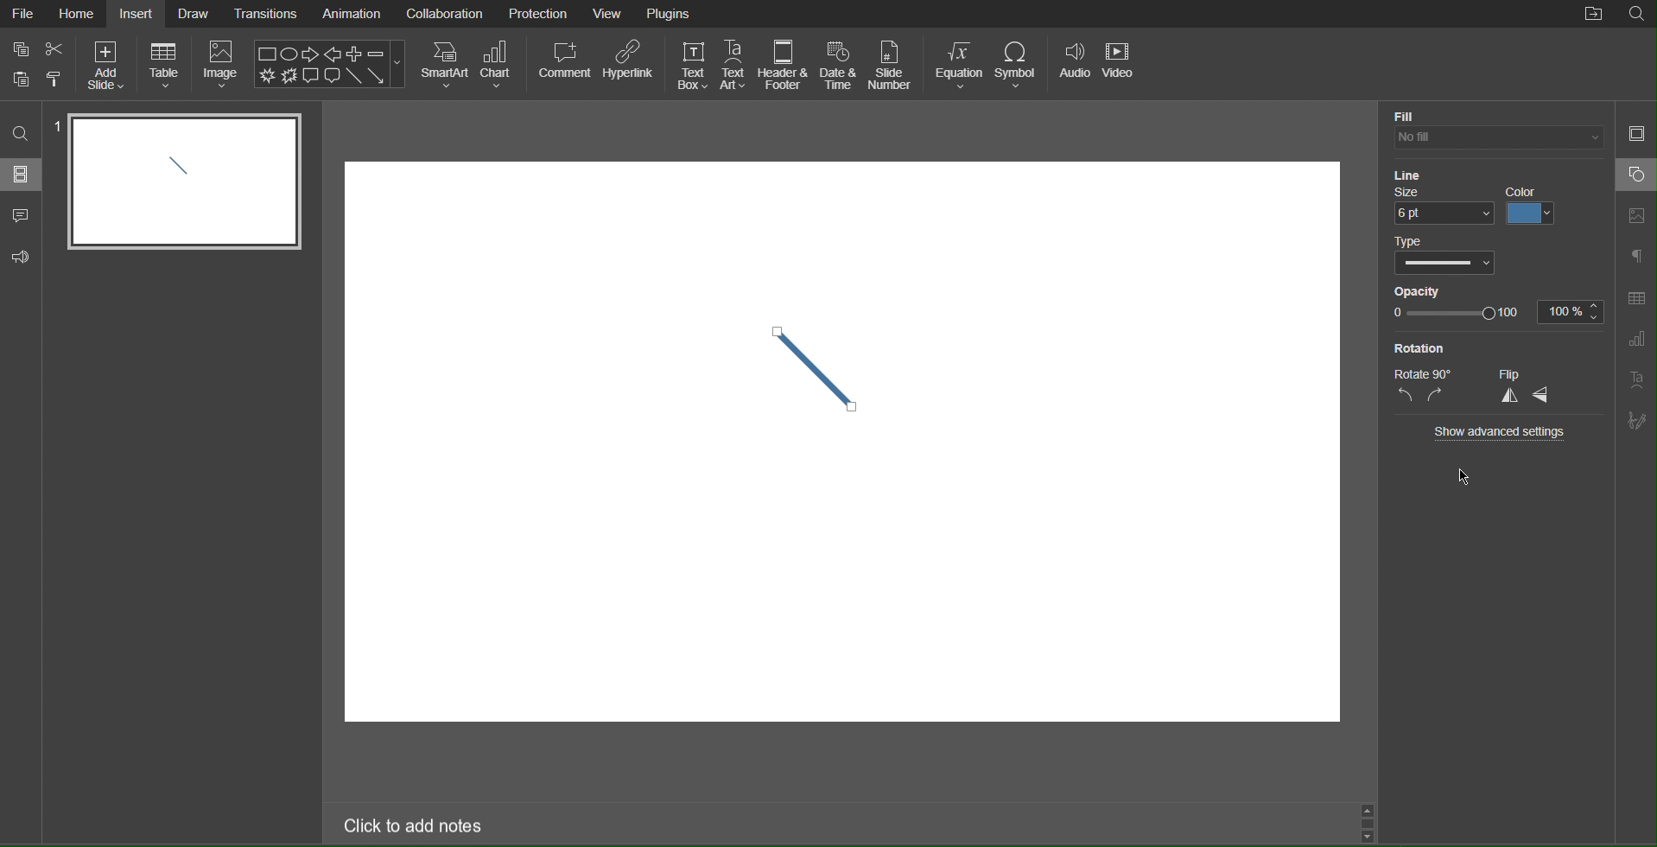  Describe the element at coordinates (1635, 175) in the screenshot. I see `Shape Settings` at that location.